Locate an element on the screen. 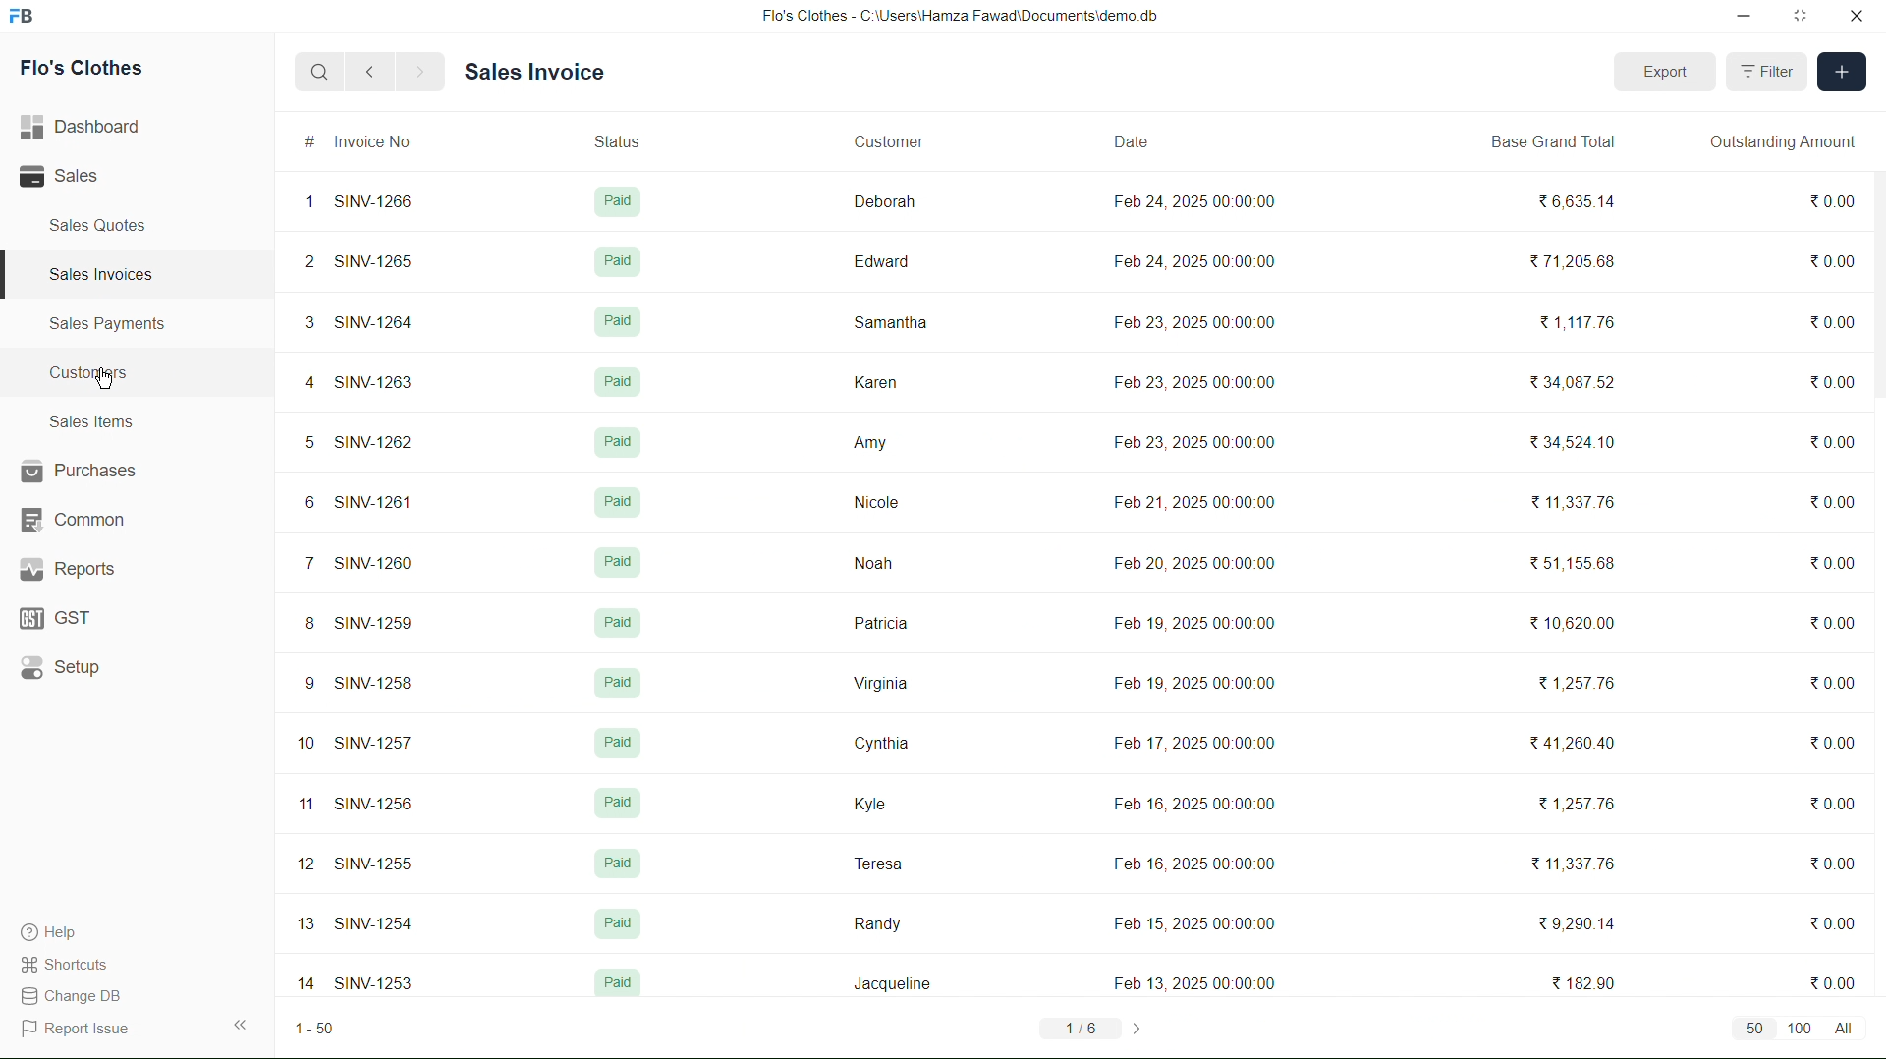 Image resolution: width=1886 pixels, height=1059 pixels. Dashboard is located at coordinates (87, 124).